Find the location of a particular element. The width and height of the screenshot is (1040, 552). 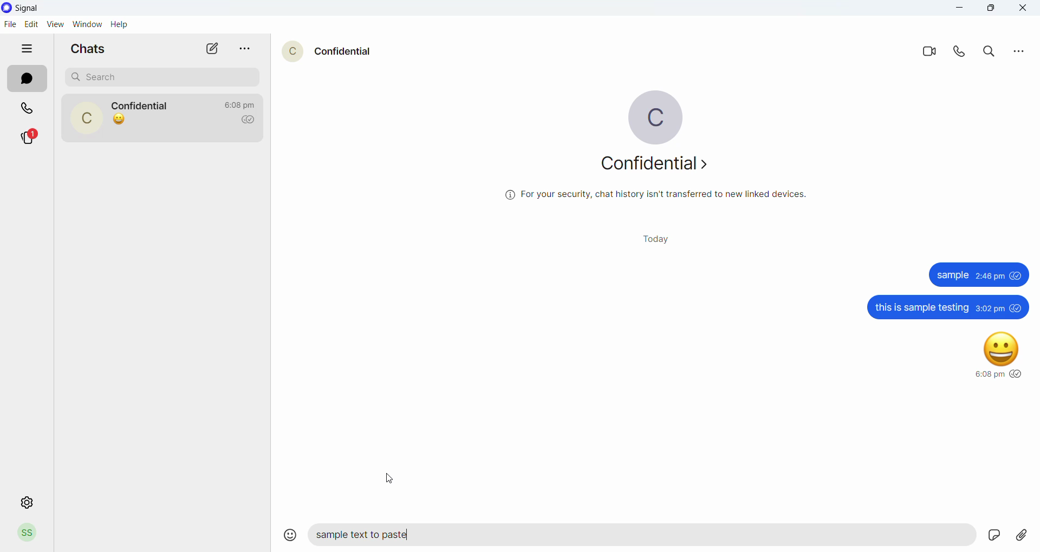

voice call is located at coordinates (964, 55).